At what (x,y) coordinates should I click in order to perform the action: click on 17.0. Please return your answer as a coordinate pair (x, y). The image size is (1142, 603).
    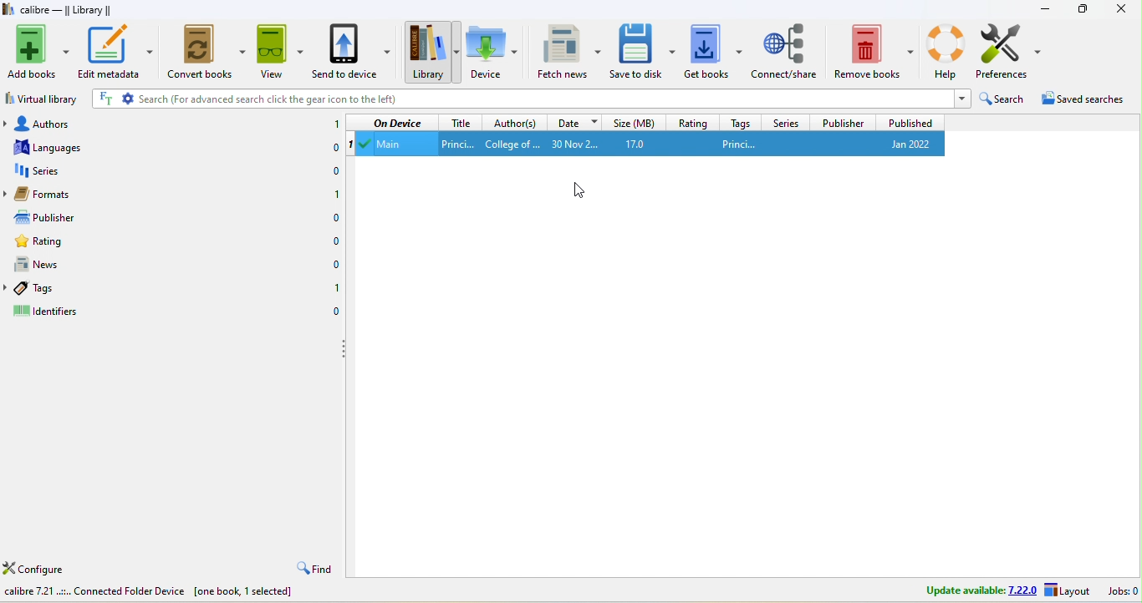
    Looking at the image, I should click on (646, 144).